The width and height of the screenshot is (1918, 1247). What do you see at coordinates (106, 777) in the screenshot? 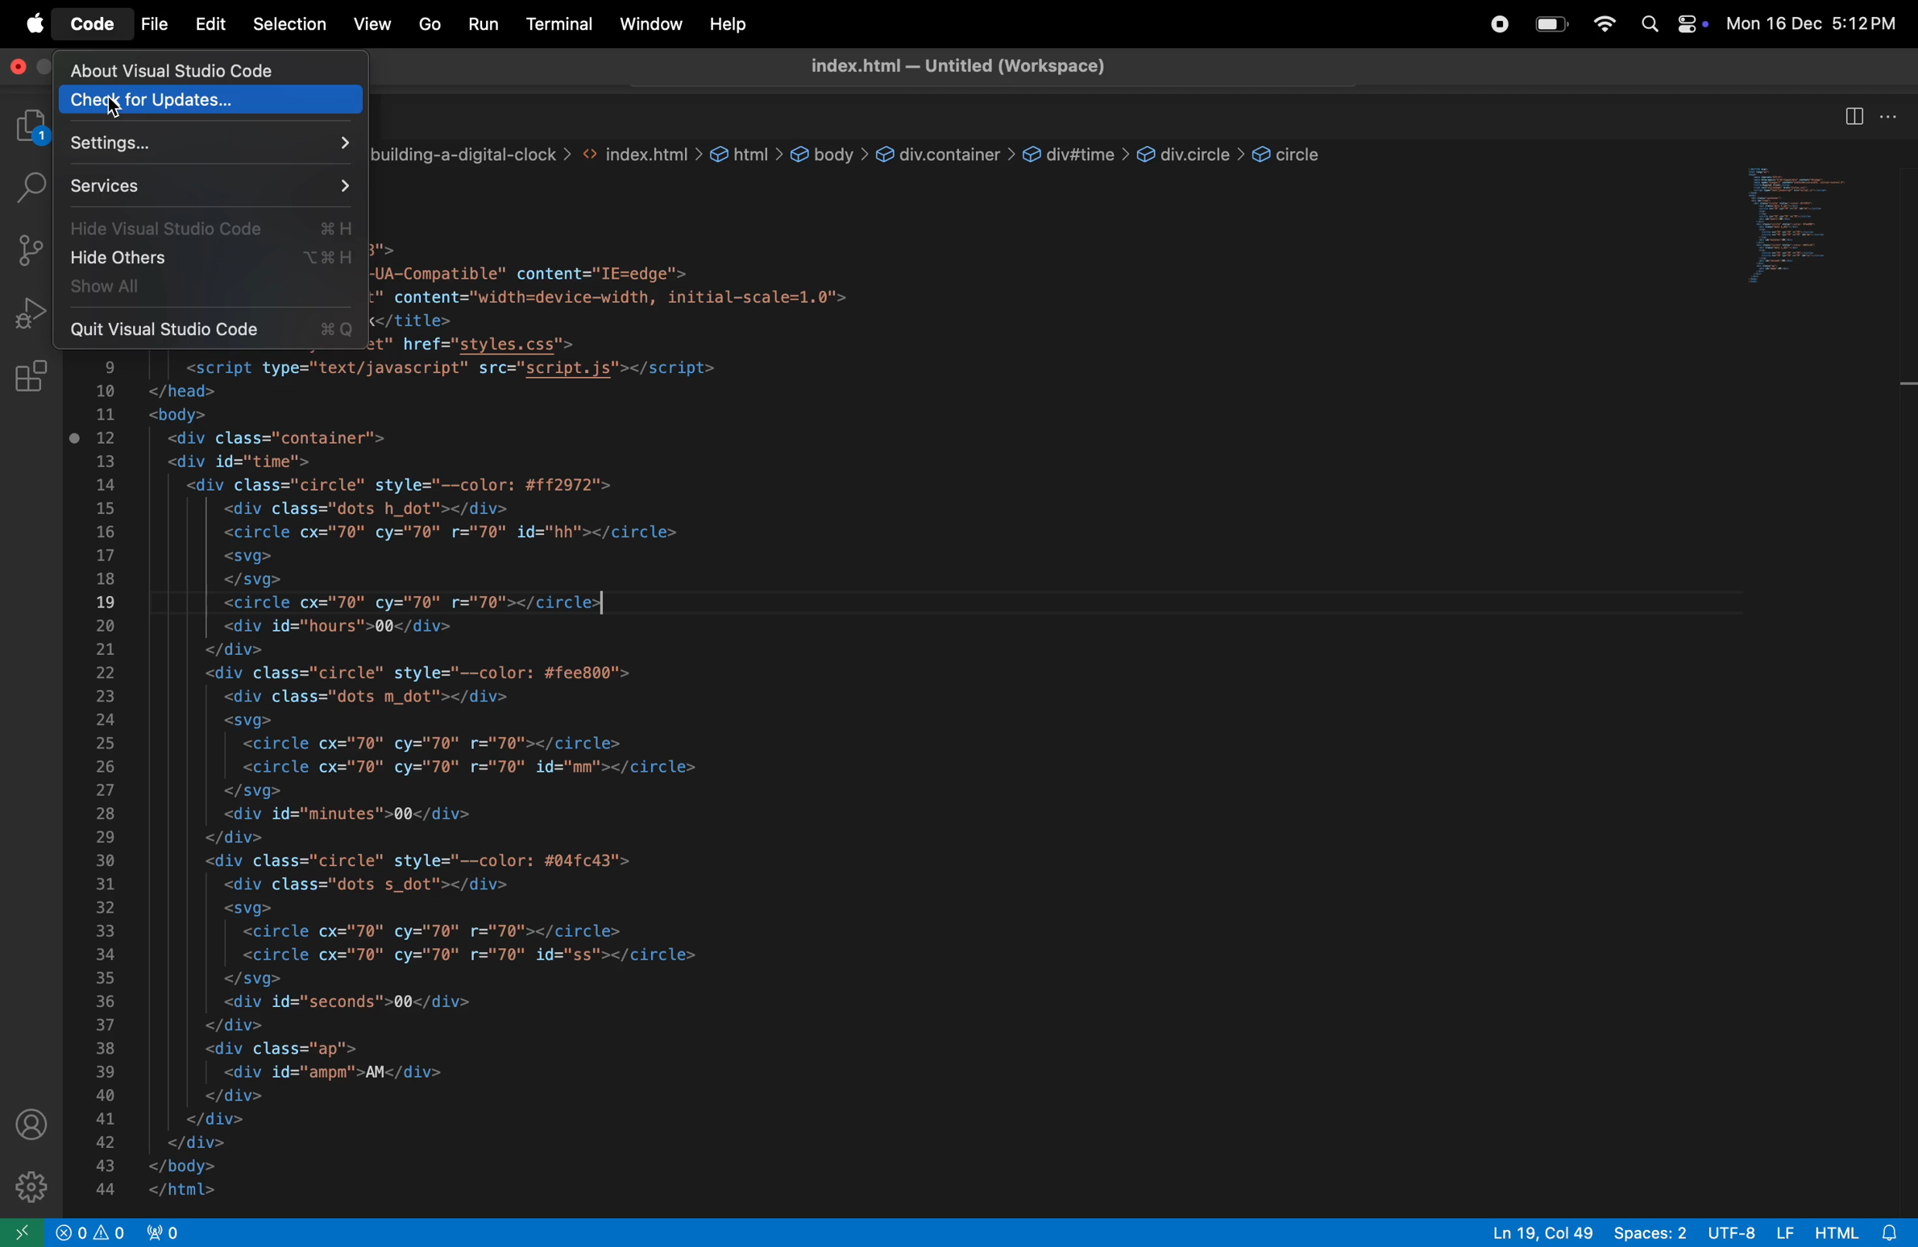
I see `numbers` at bounding box center [106, 777].